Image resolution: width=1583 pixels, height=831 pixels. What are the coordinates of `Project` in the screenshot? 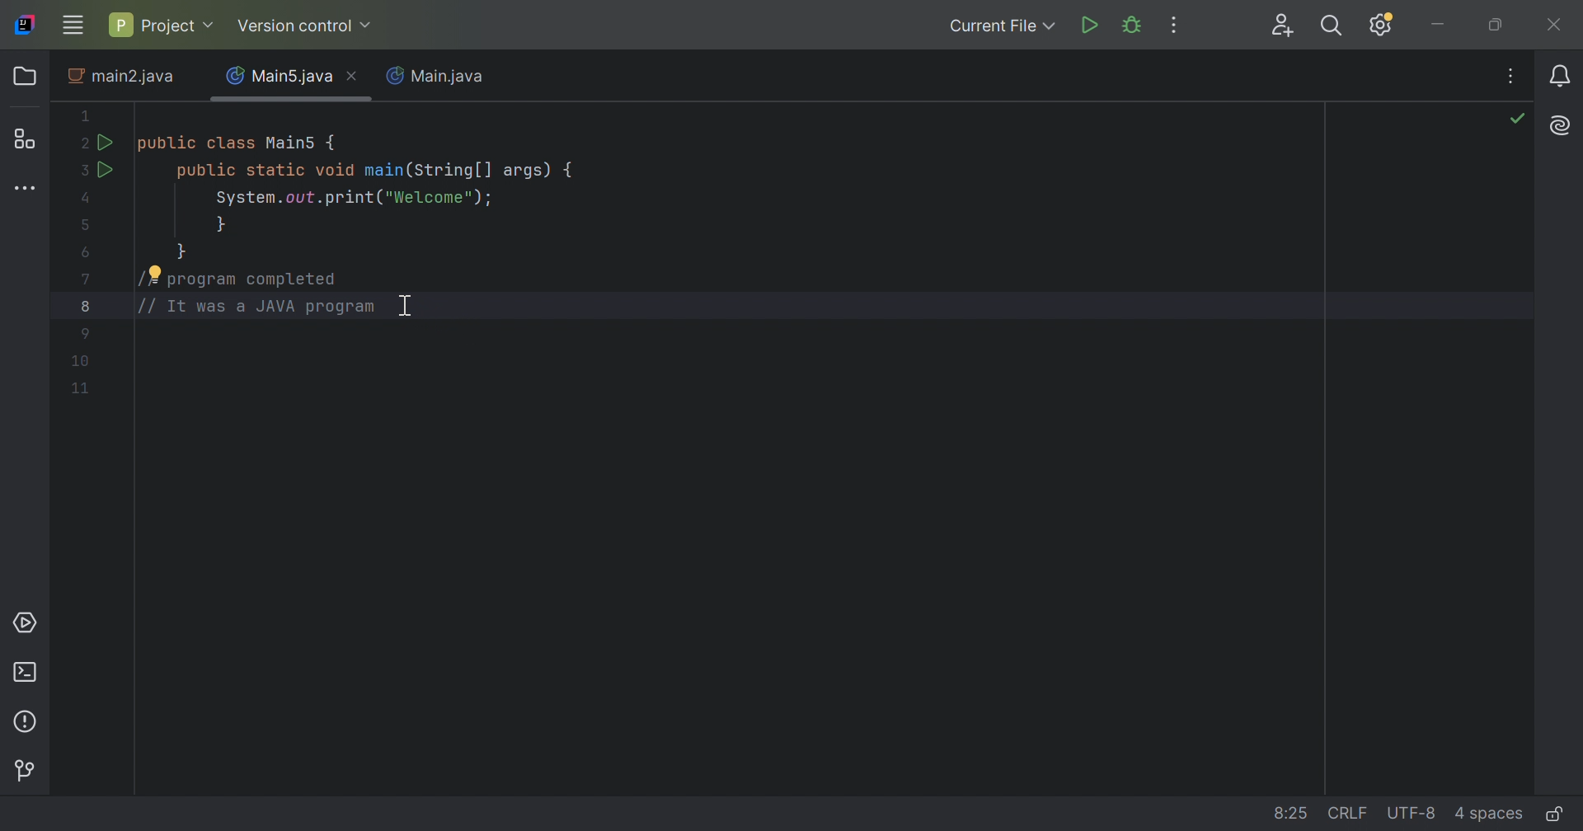 It's located at (163, 22).